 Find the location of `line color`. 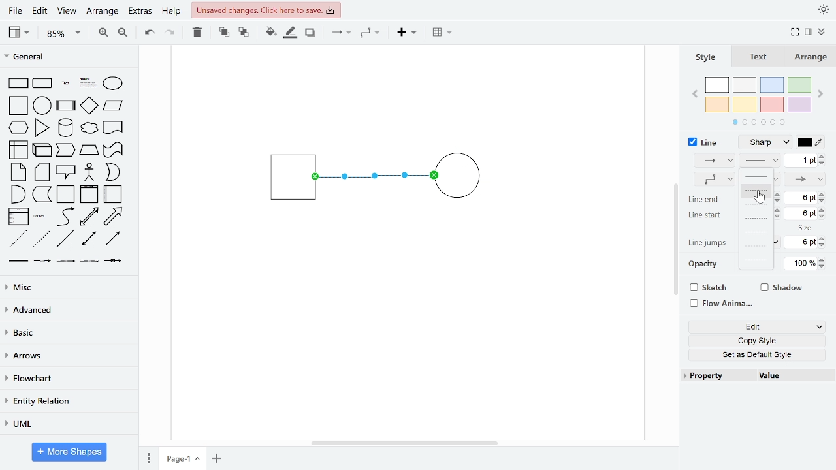

line color is located at coordinates (811, 142).